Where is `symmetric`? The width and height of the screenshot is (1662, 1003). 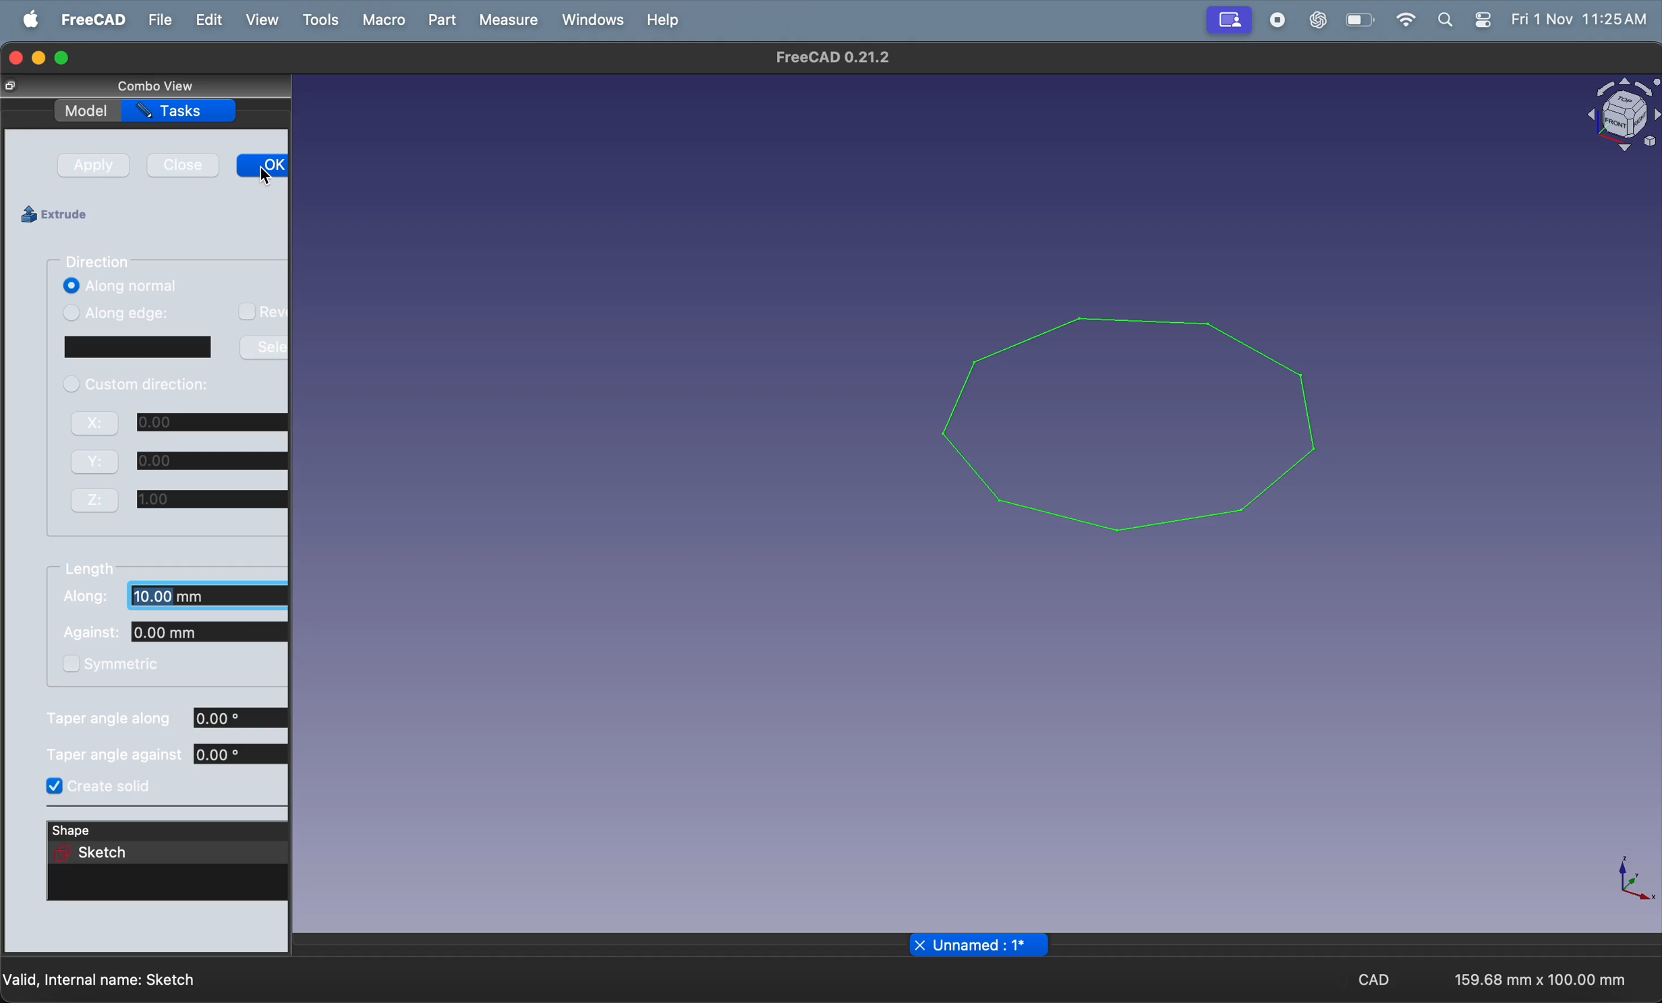 symmetric is located at coordinates (120, 665).